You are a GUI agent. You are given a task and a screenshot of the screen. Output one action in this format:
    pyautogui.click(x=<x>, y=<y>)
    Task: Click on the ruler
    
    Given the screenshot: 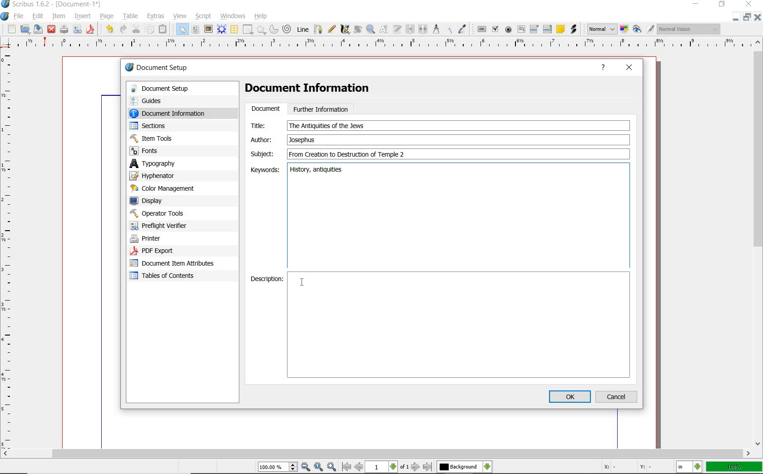 What is the action you would take?
    pyautogui.click(x=385, y=45)
    